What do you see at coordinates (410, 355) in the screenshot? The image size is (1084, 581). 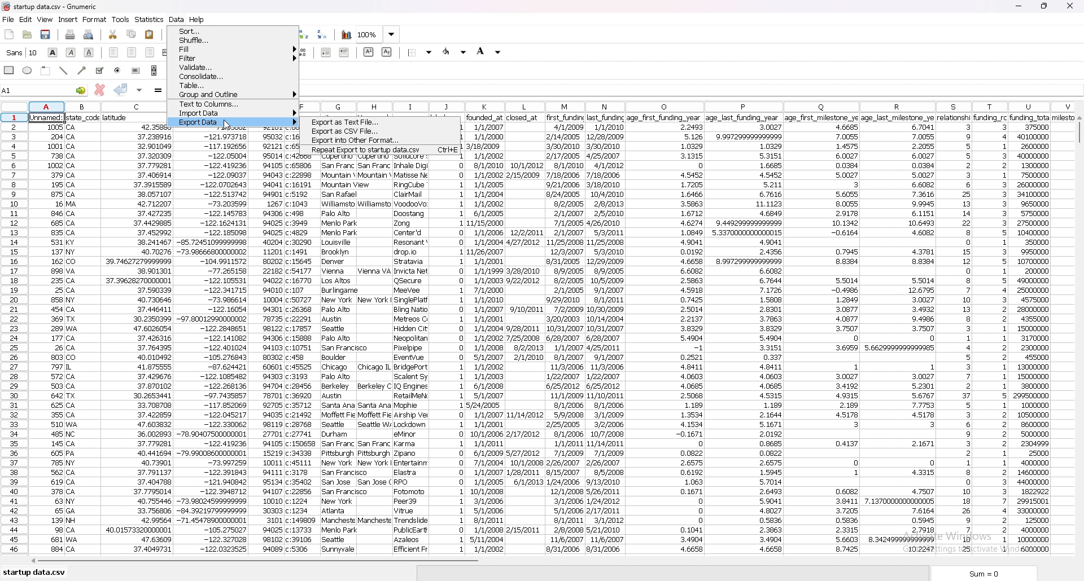 I see `data` at bounding box center [410, 355].